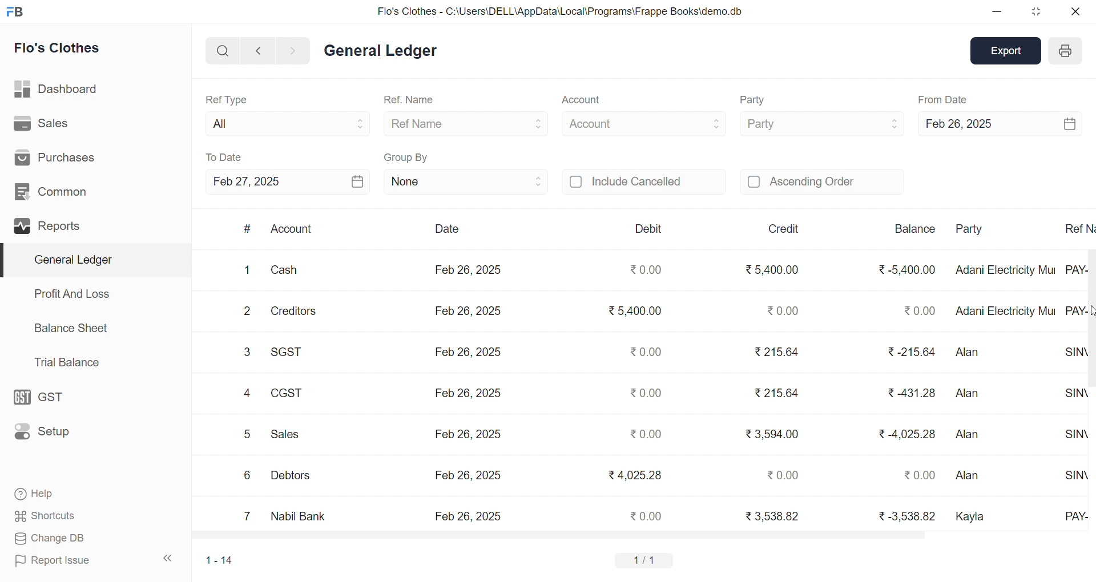  Describe the element at coordinates (247, 515) in the screenshot. I see `7` at that location.